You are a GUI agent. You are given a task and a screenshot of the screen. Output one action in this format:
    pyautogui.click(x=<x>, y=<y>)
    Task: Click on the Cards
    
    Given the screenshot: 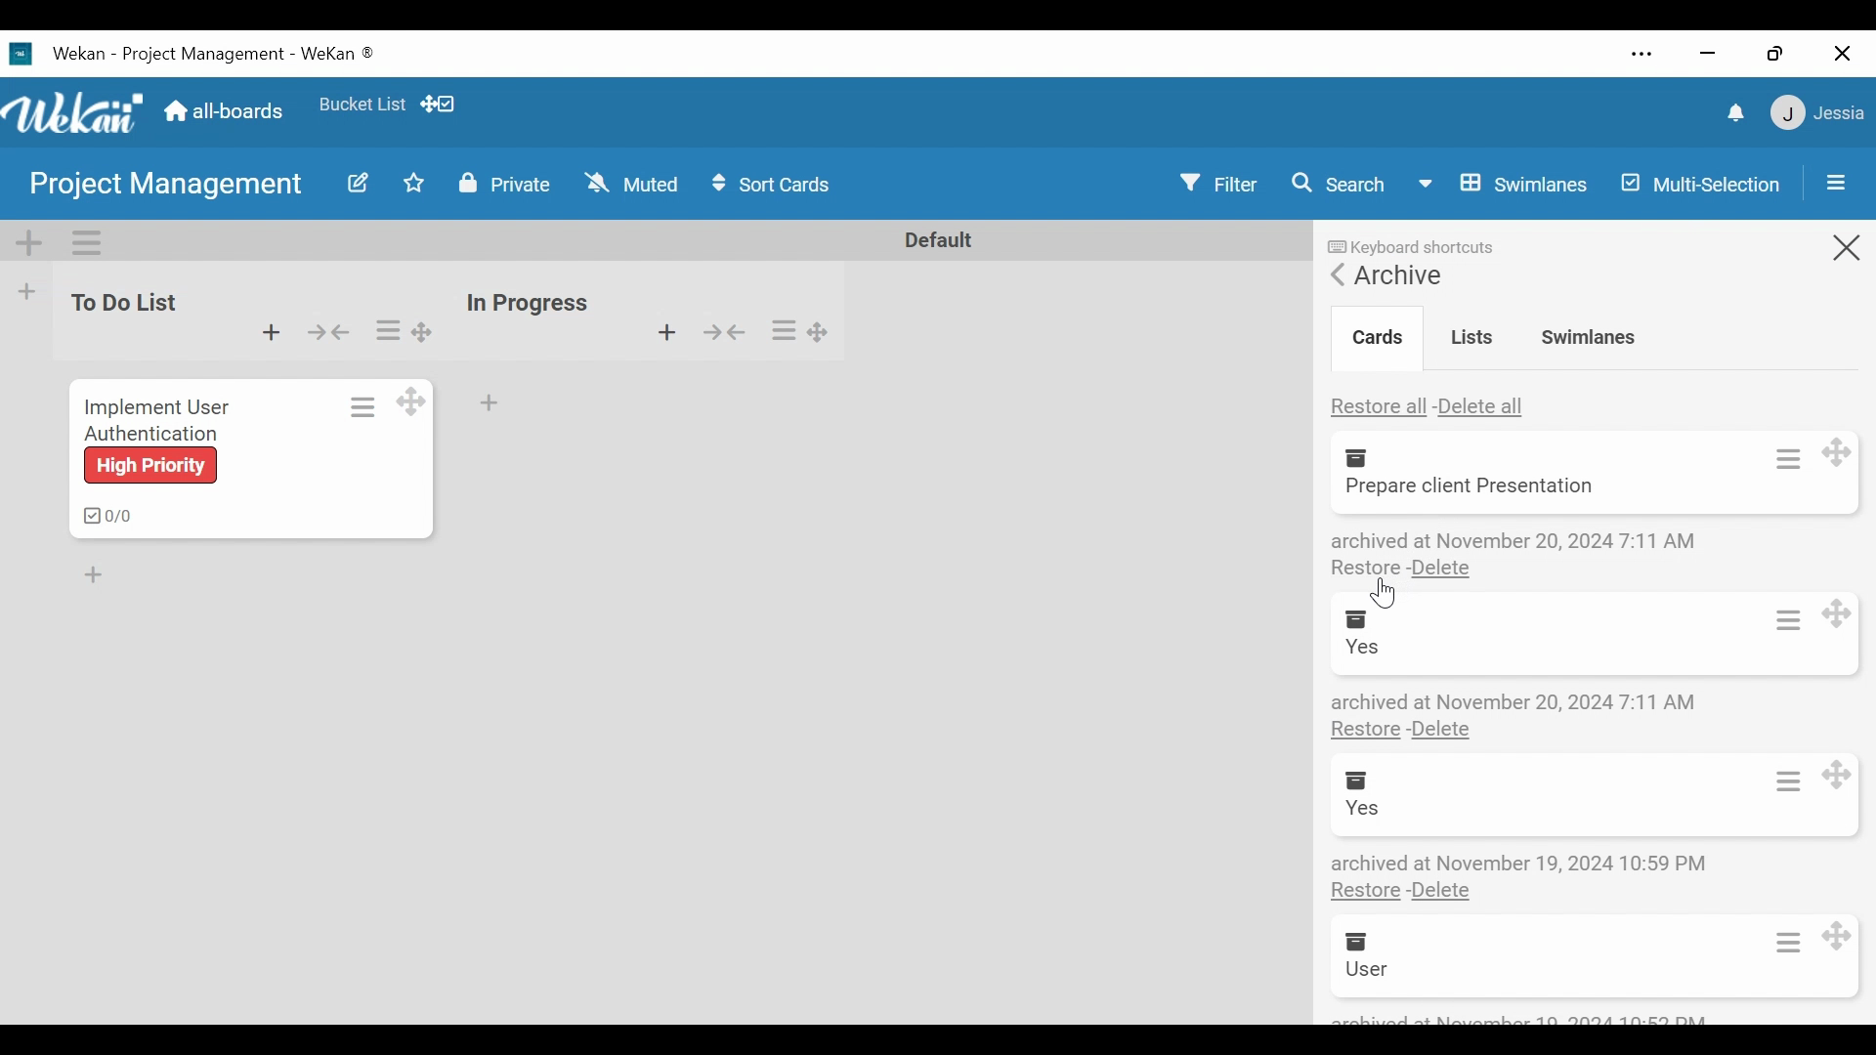 What is the action you would take?
    pyautogui.click(x=1374, y=333)
    